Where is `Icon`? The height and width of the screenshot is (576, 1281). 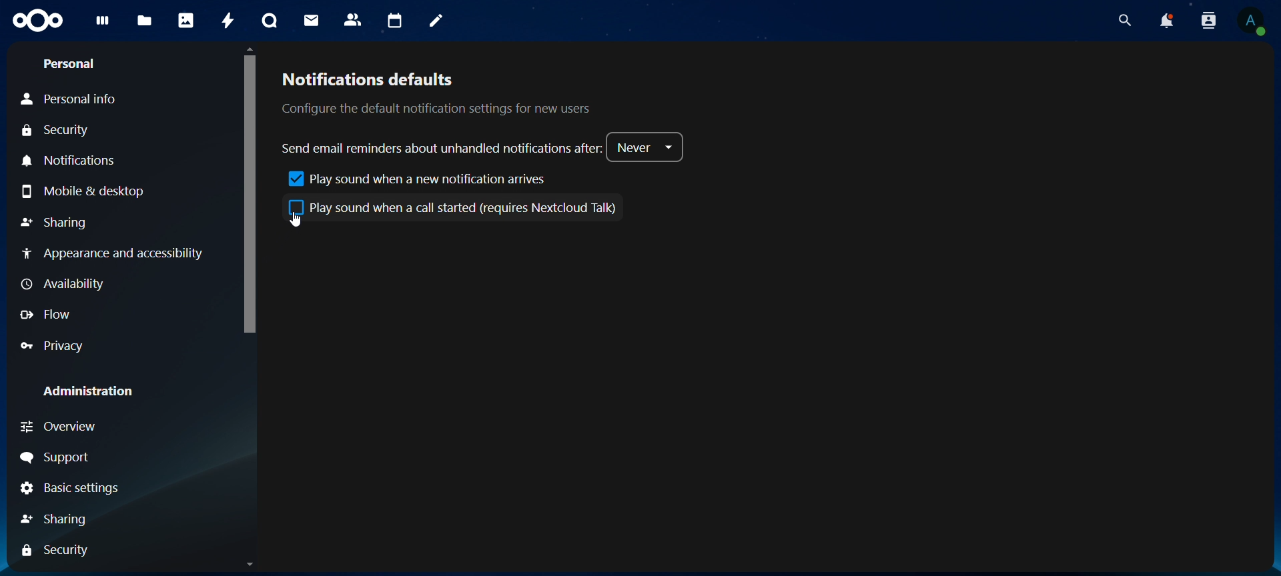
Icon is located at coordinates (40, 21).